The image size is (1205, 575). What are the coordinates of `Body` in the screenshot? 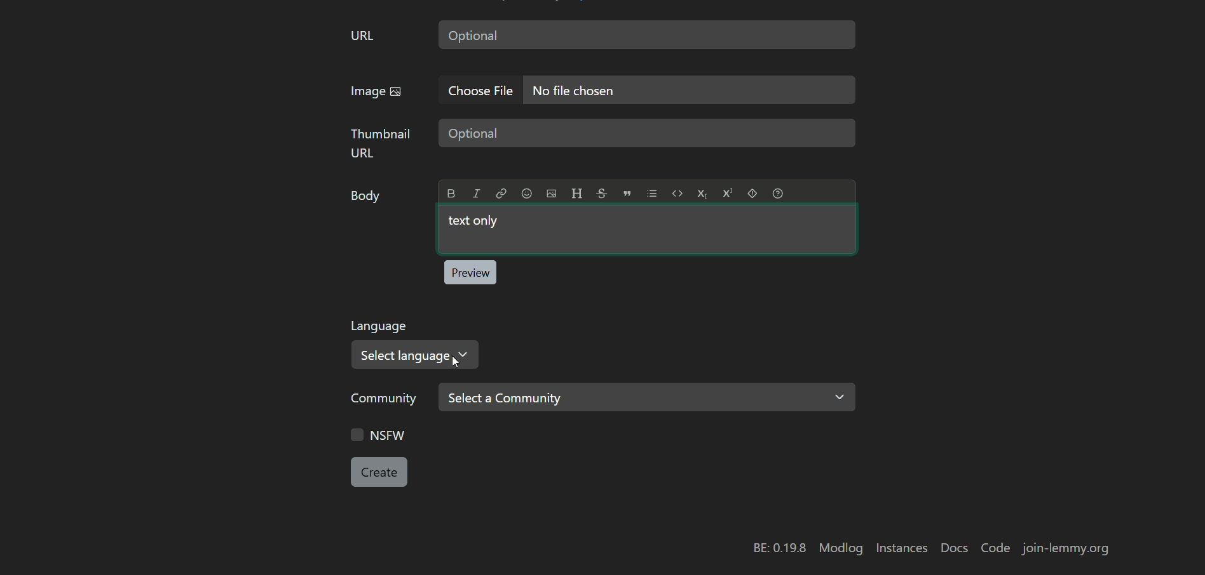 It's located at (367, 199).